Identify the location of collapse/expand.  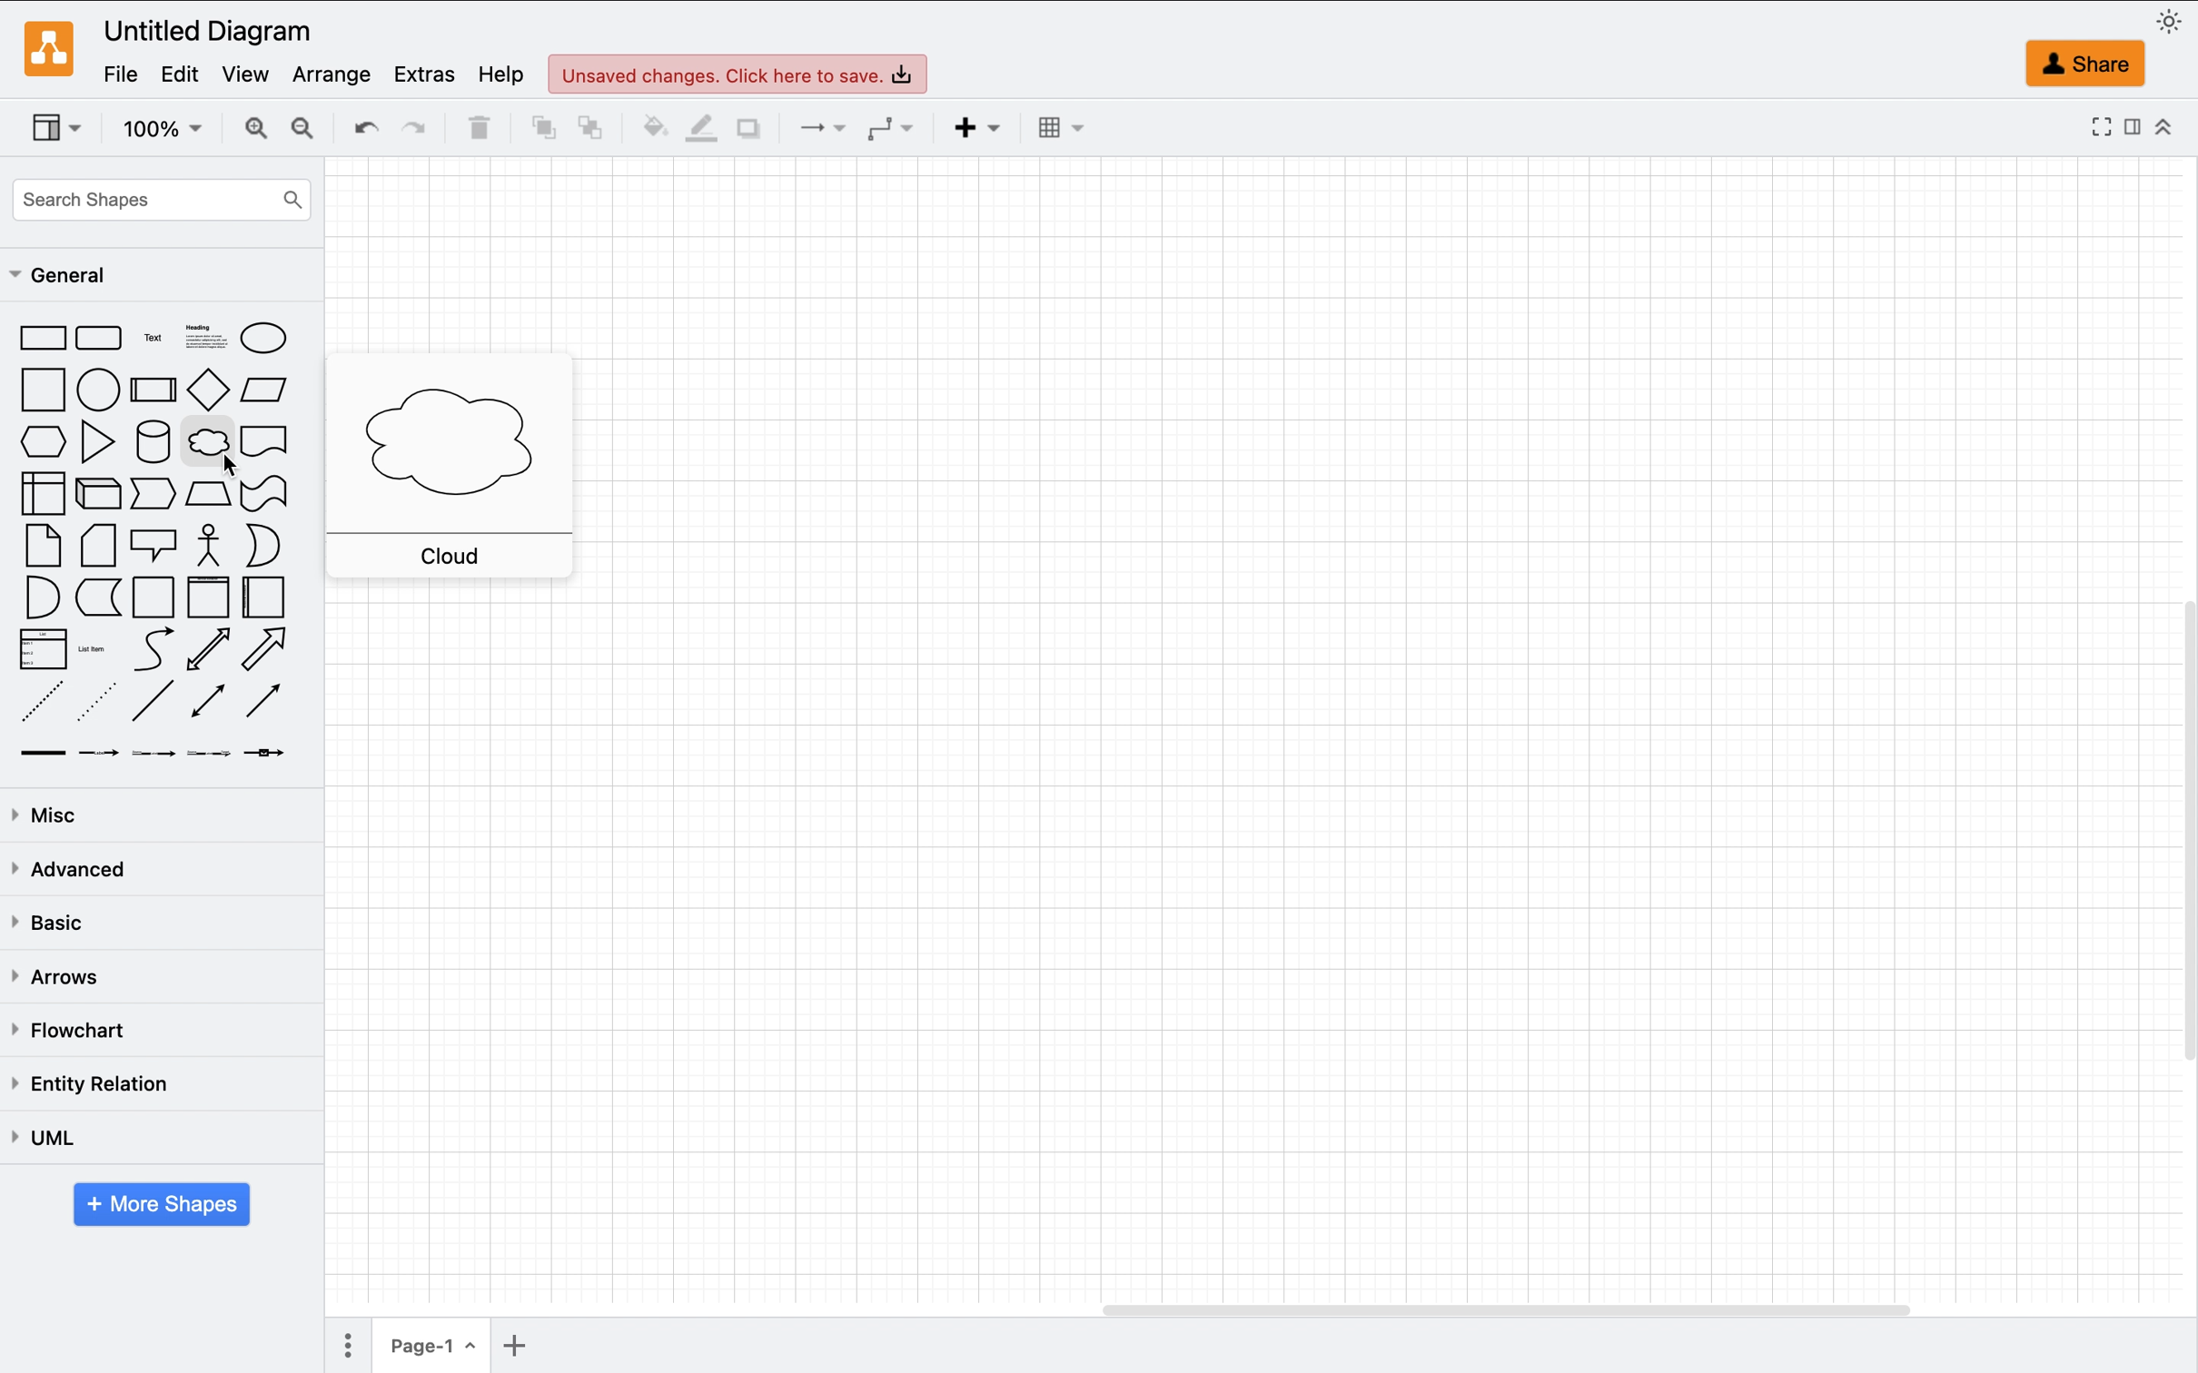
(2163, 130).